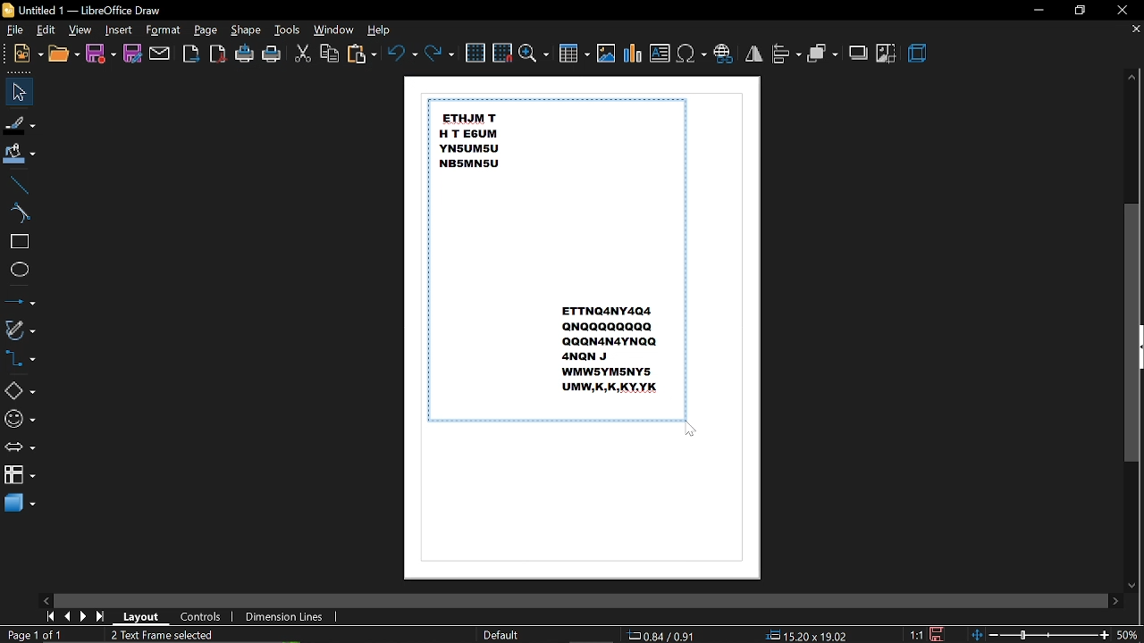 The height and width of the screenshot is (643, 1144). What do you see at coordinates (50, 617) in the screenshot?
I see `go to first page` at bounding box center [50, 617].